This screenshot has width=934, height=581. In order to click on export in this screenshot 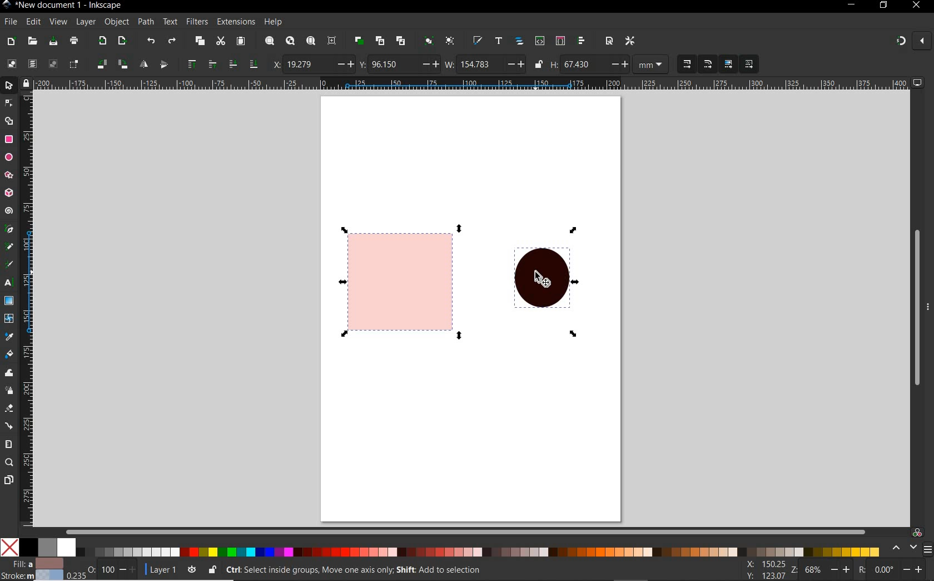, I will do `click(102, 40)`.